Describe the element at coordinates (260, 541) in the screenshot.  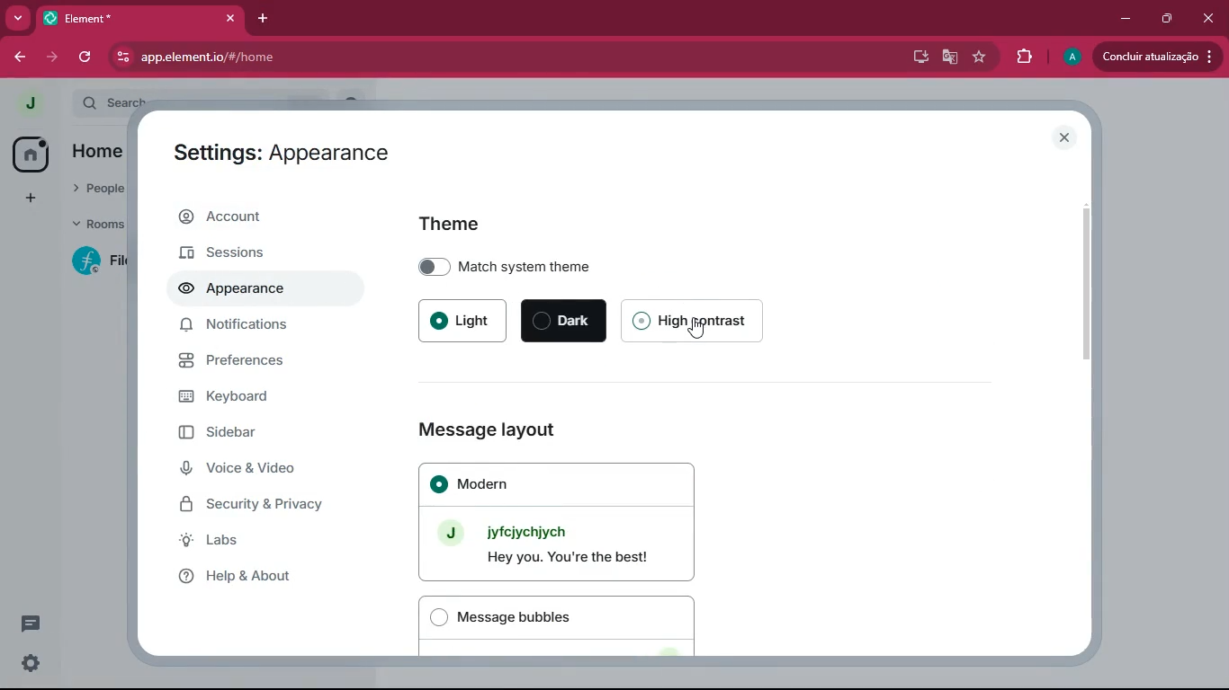
I see `labs` at that location.